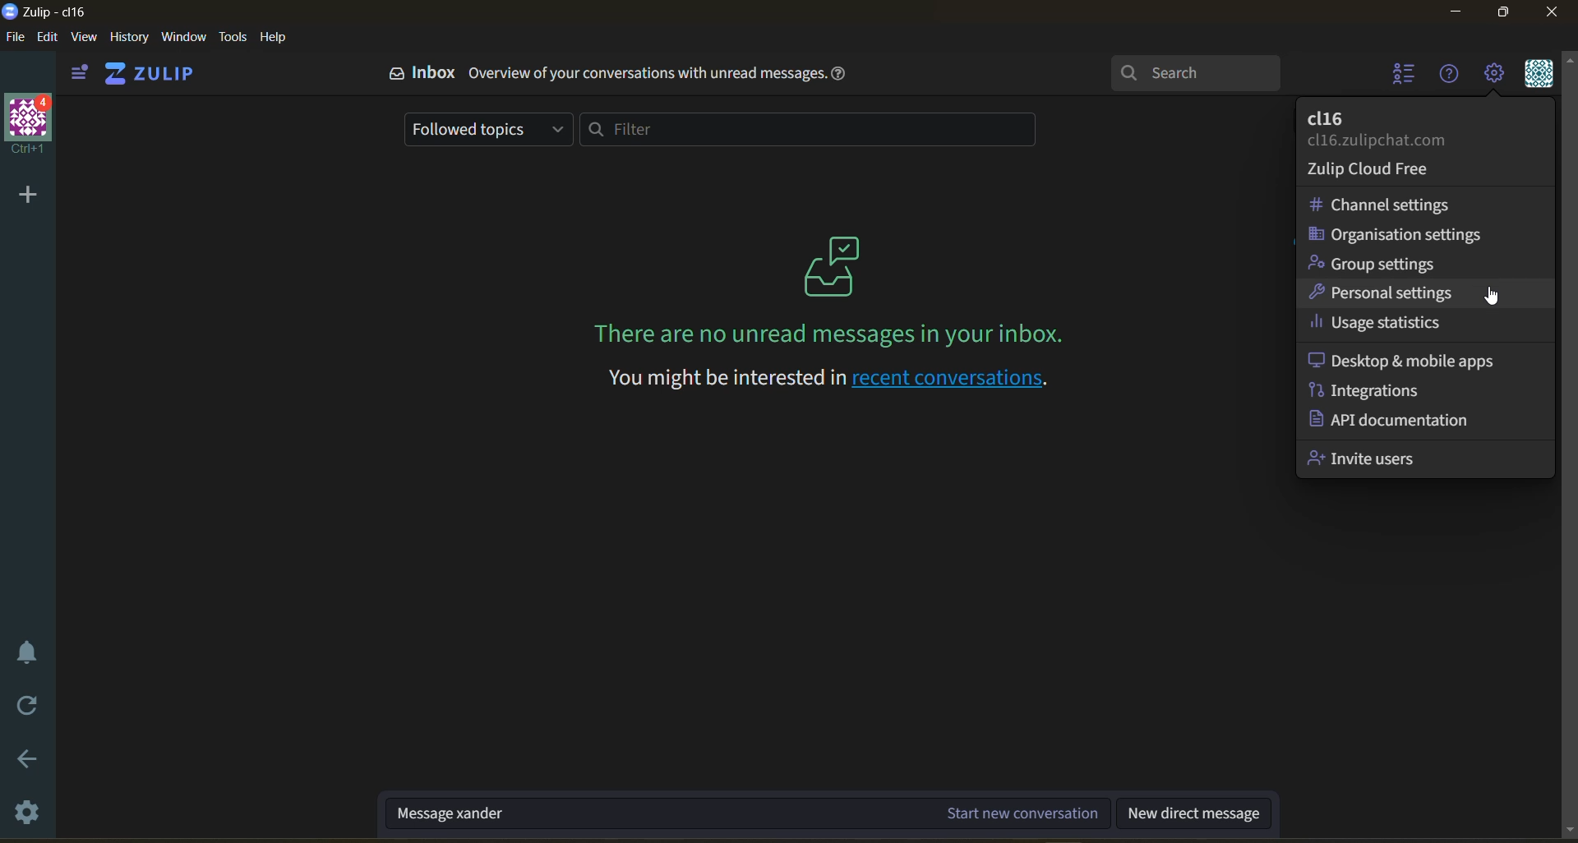 This screenshot has height=843, width=1578. What do you see at coordinates (28, 758) in the screenshot?
I see `go back` at bounding box center [28, 758].